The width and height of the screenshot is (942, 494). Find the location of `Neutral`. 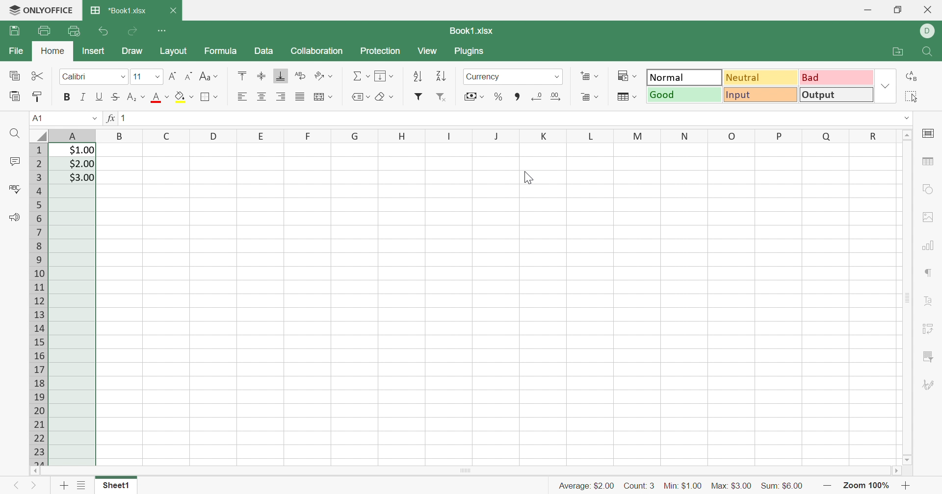

Neutral is located at coordinates (762, 77).